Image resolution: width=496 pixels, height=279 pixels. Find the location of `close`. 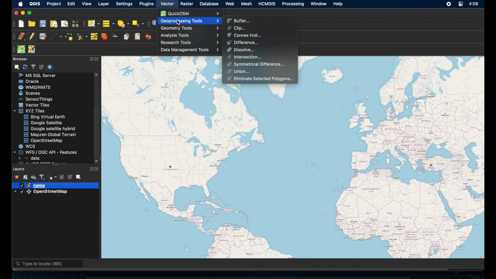

close is located at coordinates (15, 13).